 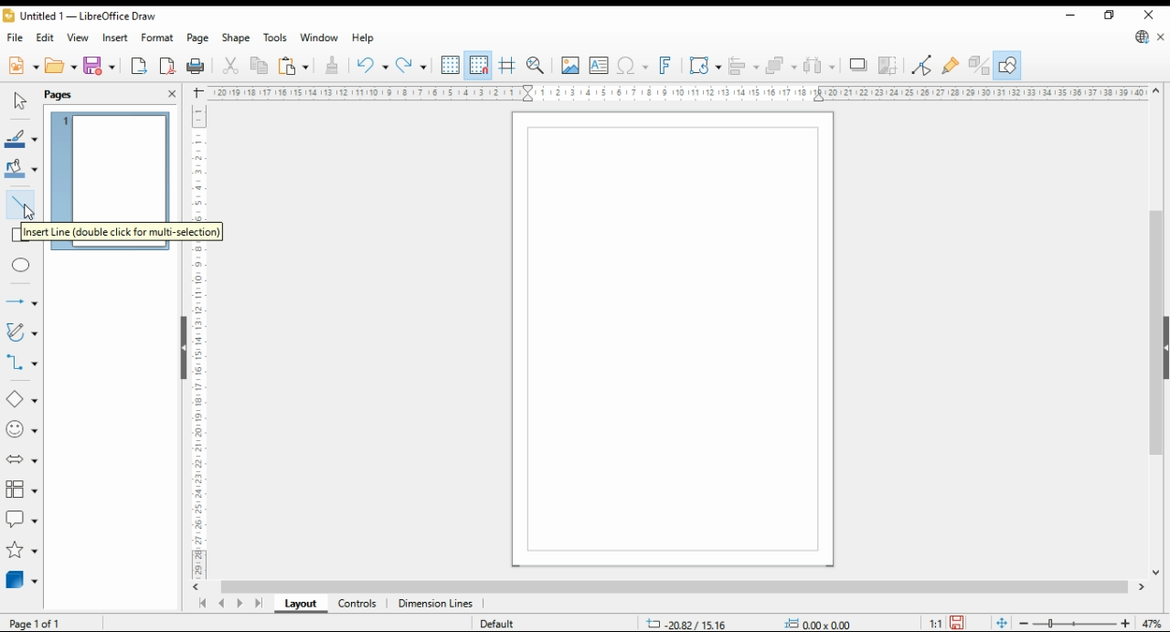 I want to click on crop, so click(x=890, y=66).